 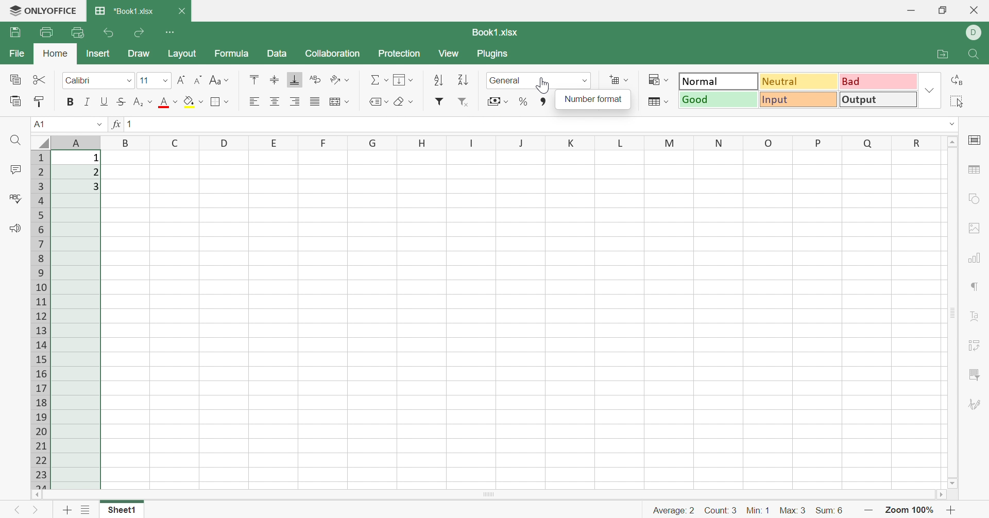 I want to click on Scroll right, so click(x=938, y=495).